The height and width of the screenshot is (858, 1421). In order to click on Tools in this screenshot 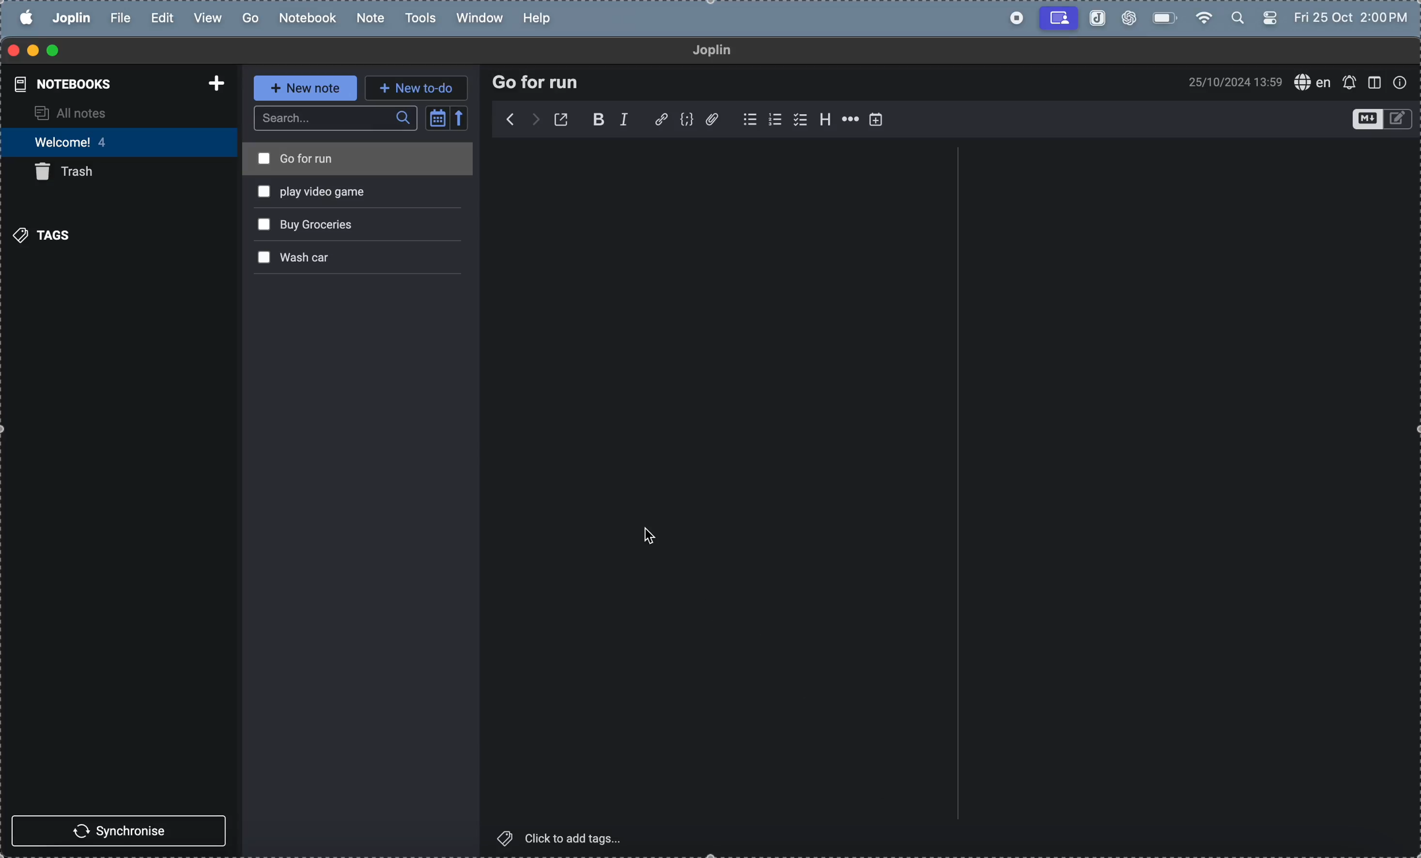, I will do `click(420, 17)`.